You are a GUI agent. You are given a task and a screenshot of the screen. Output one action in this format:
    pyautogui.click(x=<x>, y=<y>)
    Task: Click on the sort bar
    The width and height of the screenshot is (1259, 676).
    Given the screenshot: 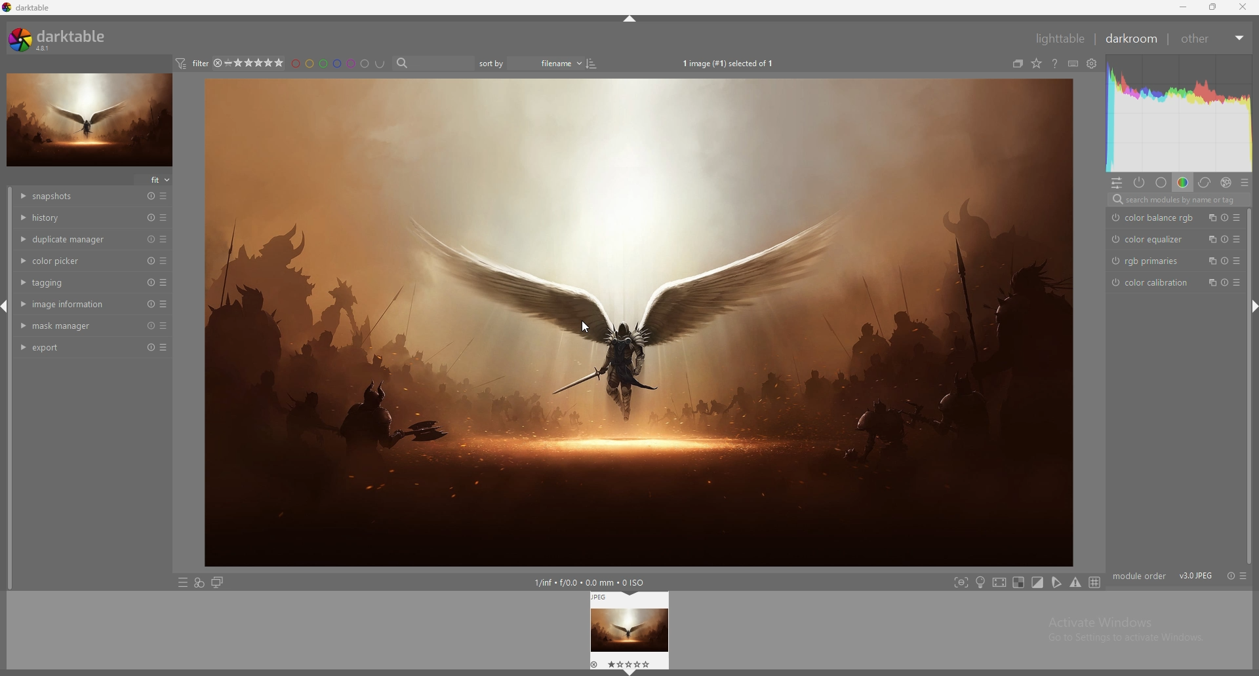 What is the action you would take?
    pyautogui.click(x=492, y=64)
    